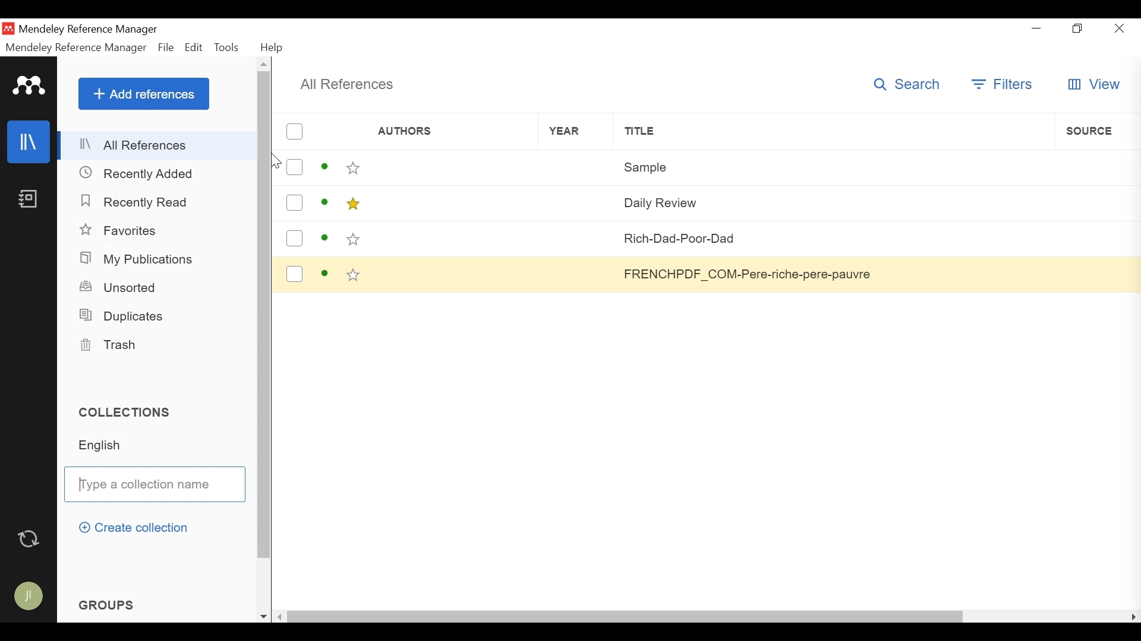  I want to click on My Publications, so click(140, 259).